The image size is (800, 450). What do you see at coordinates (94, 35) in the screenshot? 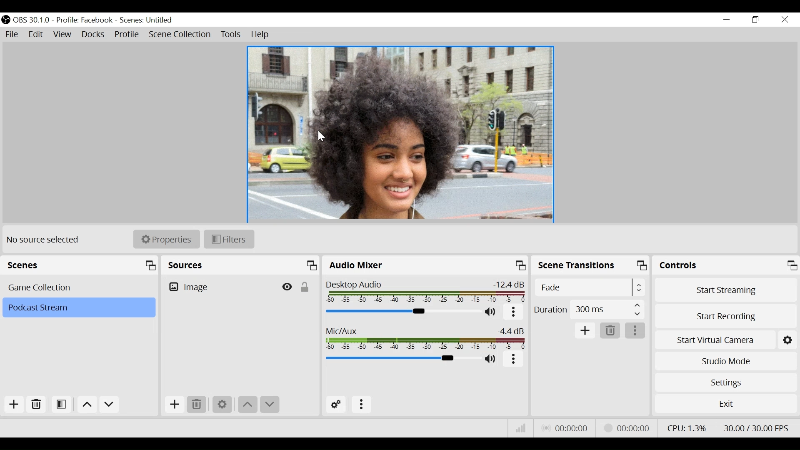
I see `Docks` at bounding box center [94, 35].